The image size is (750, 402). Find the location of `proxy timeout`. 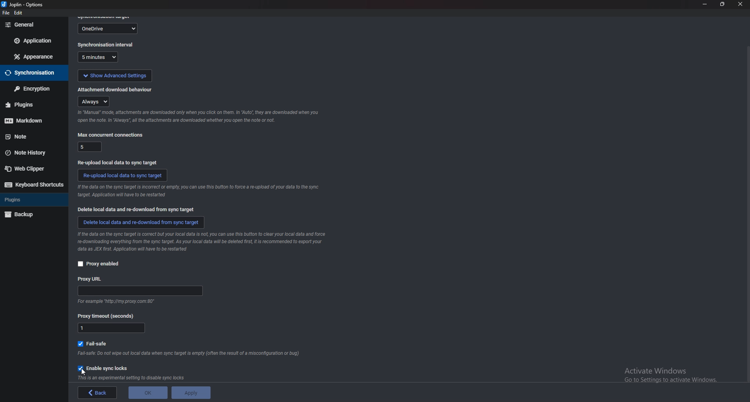

proxy timeout is located at coordinates (112, 329).